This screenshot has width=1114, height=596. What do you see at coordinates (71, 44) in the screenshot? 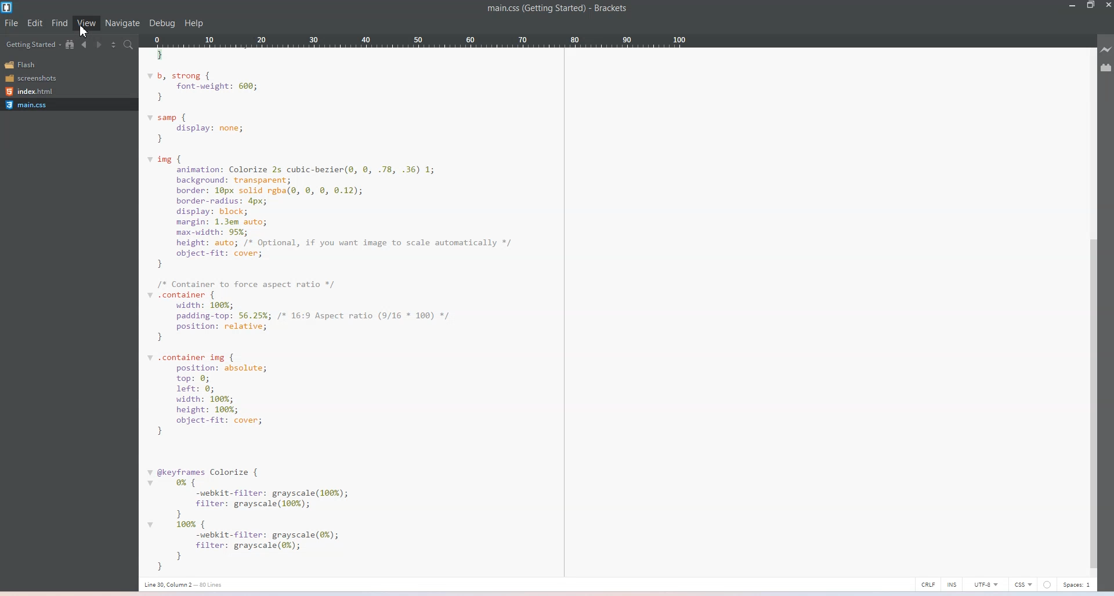
I see `Show in file tree` at bounding box center [71, 44].